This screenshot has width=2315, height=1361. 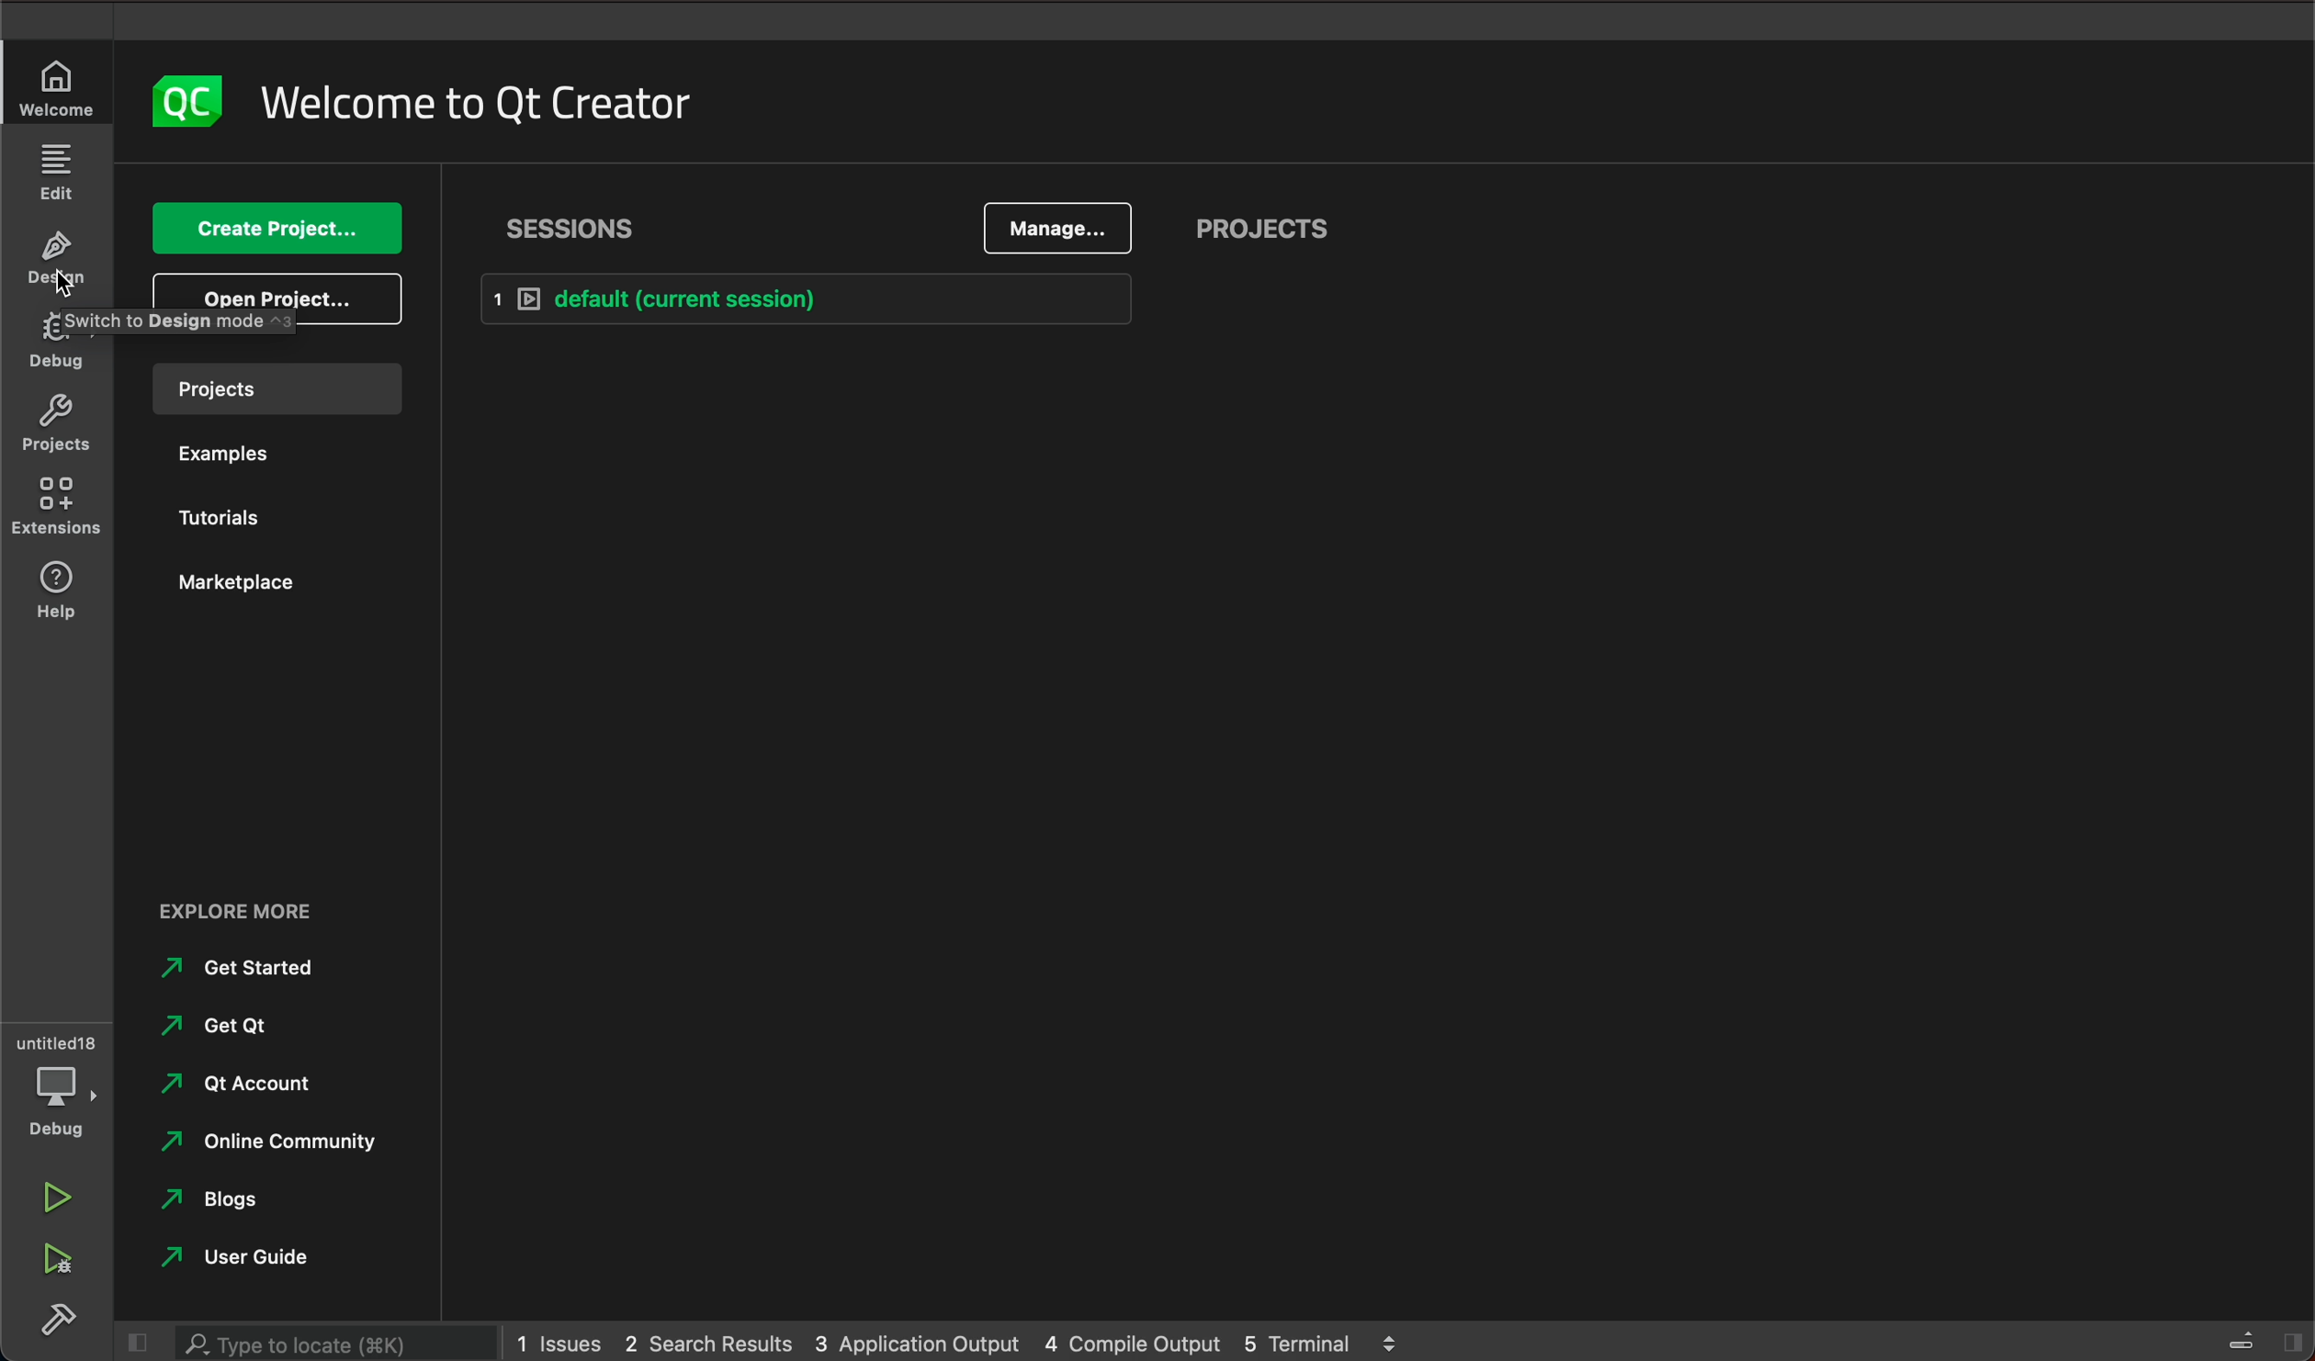 What do you see at coordinates (60, 1199) in the screenshot?
I see `run` at bounding box center [60, 1199].